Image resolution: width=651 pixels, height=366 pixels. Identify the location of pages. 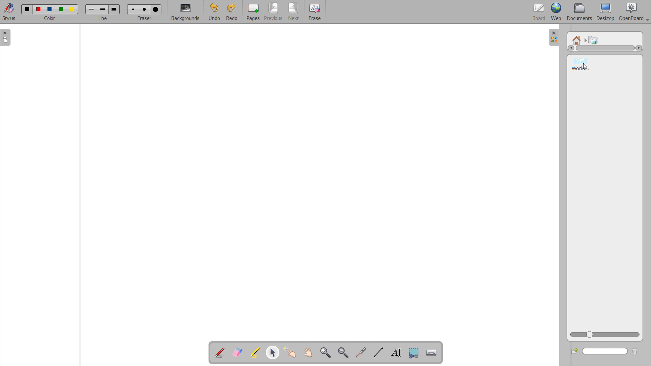
(253, 12).